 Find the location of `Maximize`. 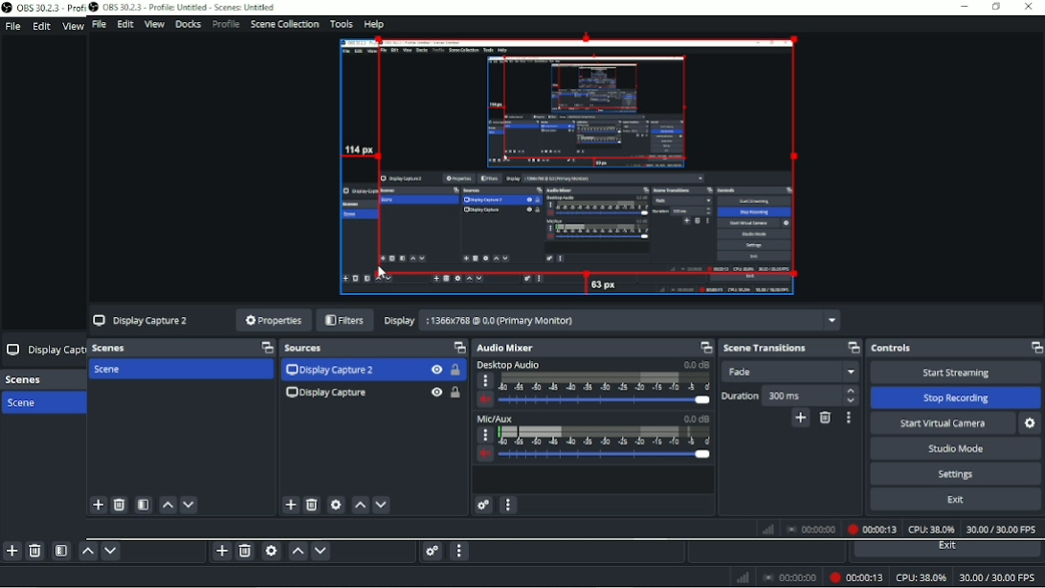

Maximize is located at coordinates (458, 348).